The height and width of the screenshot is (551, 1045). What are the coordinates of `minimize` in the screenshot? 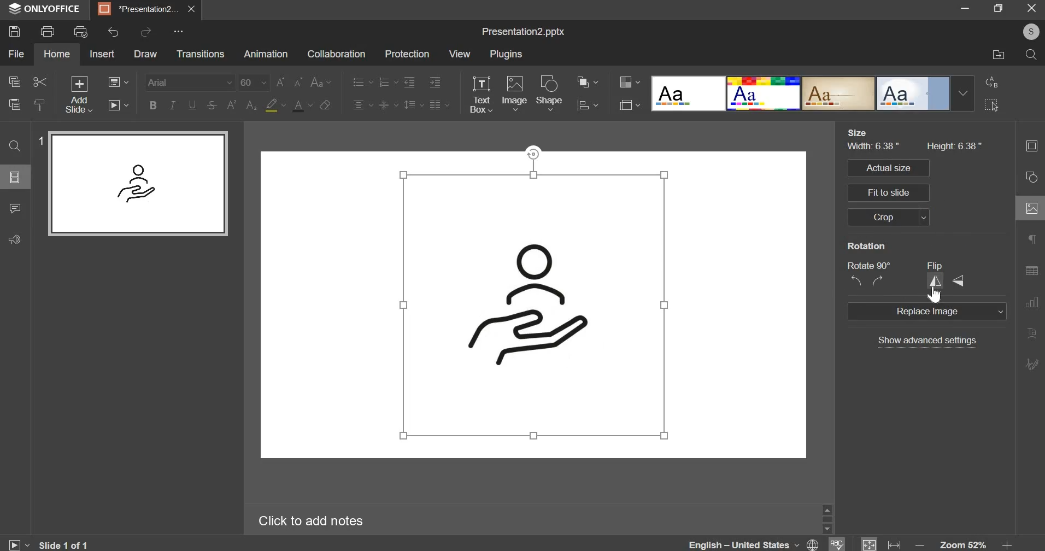 It's located at (965, 8).